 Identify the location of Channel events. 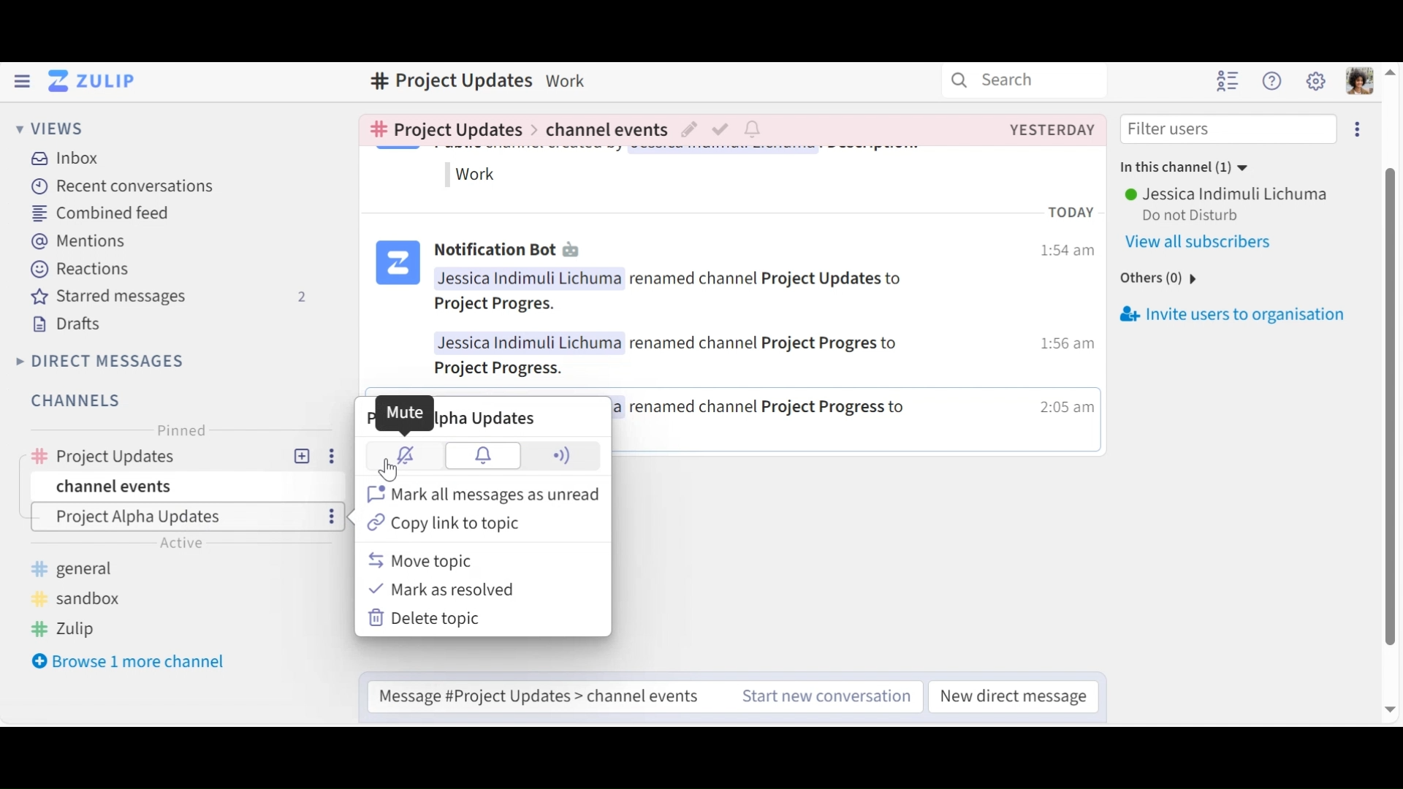
(604, 133).